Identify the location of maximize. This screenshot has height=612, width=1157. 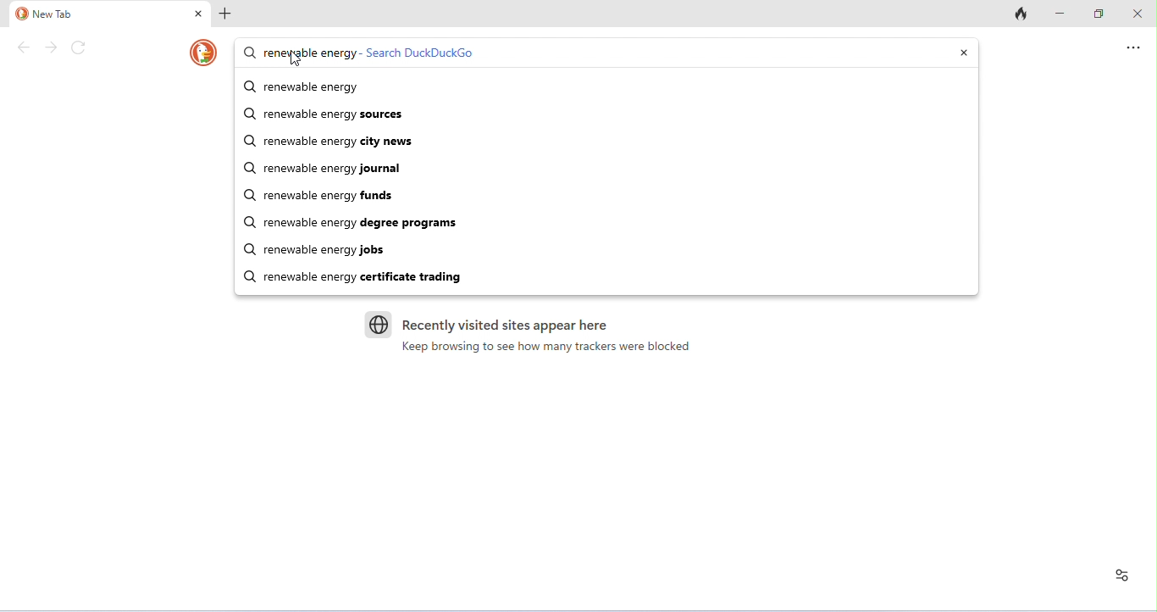
(1099, 13).